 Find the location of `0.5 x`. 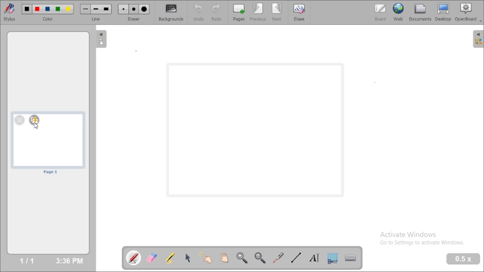

0.5 x is located at coordinates (464, 259).